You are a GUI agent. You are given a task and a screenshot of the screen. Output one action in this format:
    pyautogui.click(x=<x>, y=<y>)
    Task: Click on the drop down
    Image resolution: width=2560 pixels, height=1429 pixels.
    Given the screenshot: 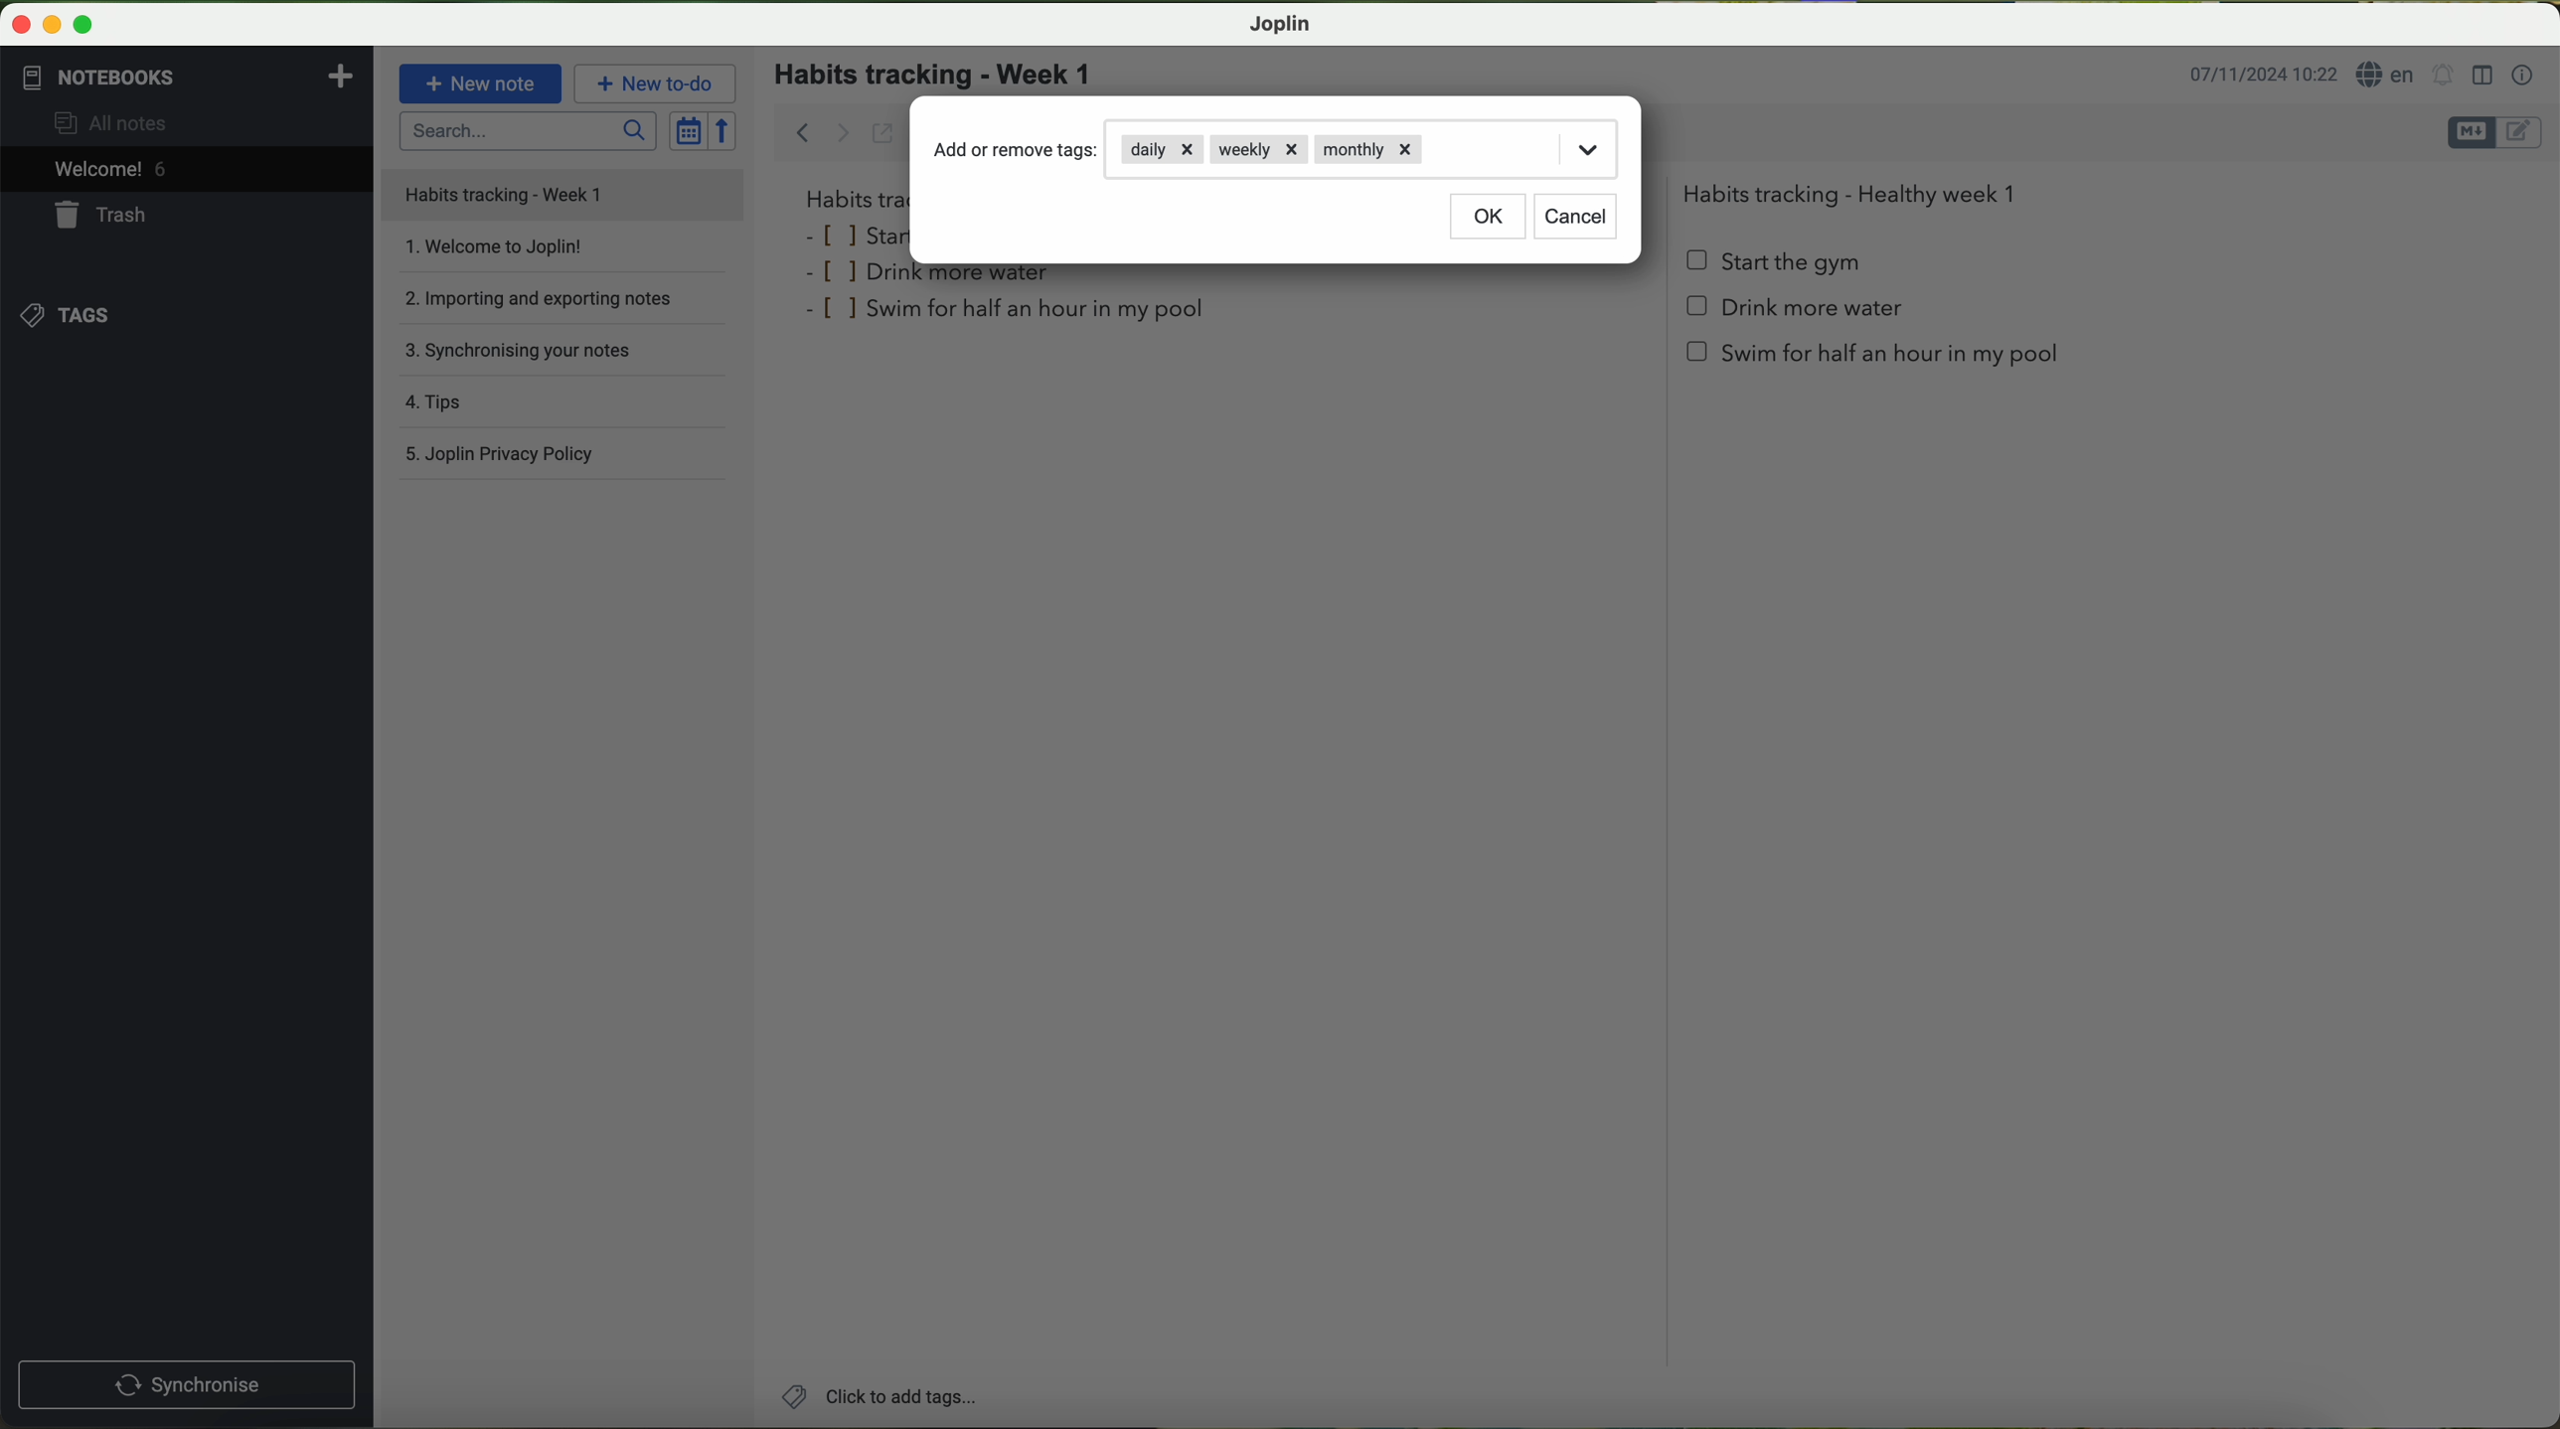 What is the action you would take?
    pyautogui.click(x=1587, y=147)
    